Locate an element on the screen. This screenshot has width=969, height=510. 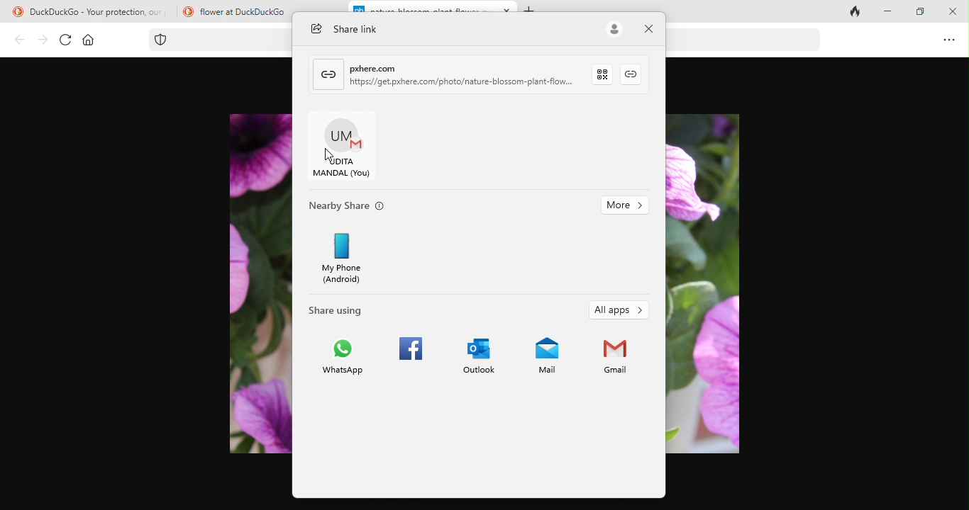
nearby share is located at coordinates (355, 208).